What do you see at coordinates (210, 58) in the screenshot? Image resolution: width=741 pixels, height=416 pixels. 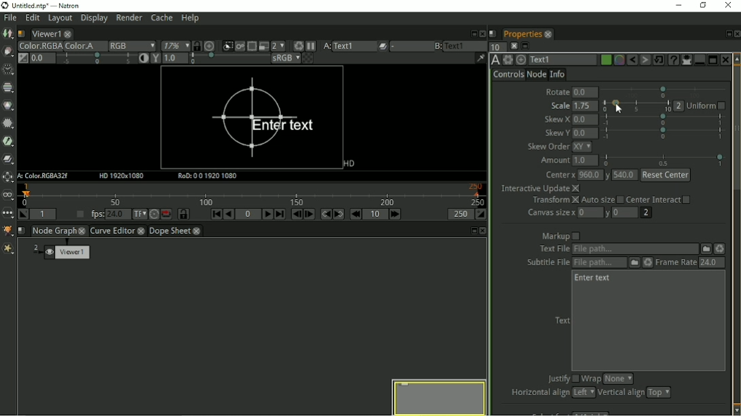 I see `Viewer gamma correction` at bounding box center [210, 58].